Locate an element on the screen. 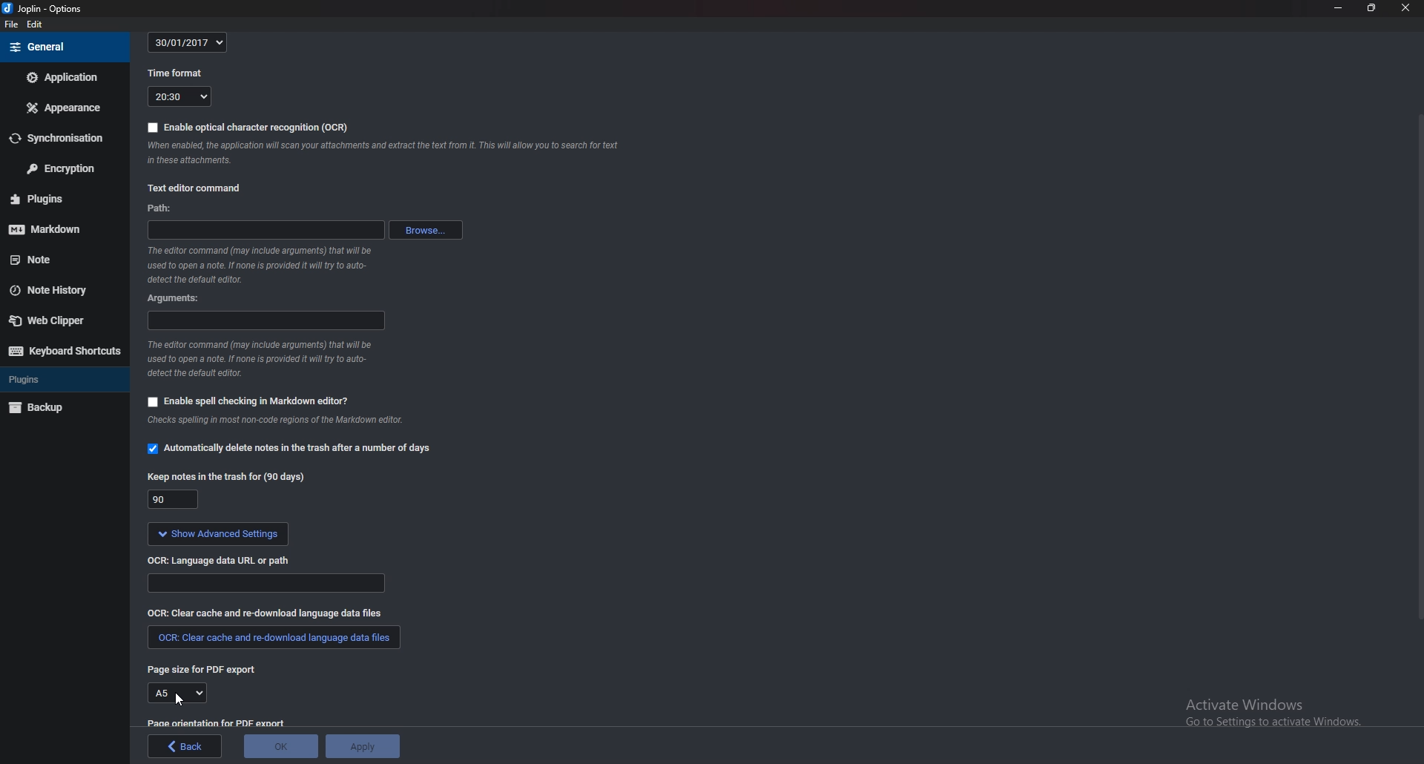 This screenshot has height=764, width=1424. file is located at coordinates (12, 24).